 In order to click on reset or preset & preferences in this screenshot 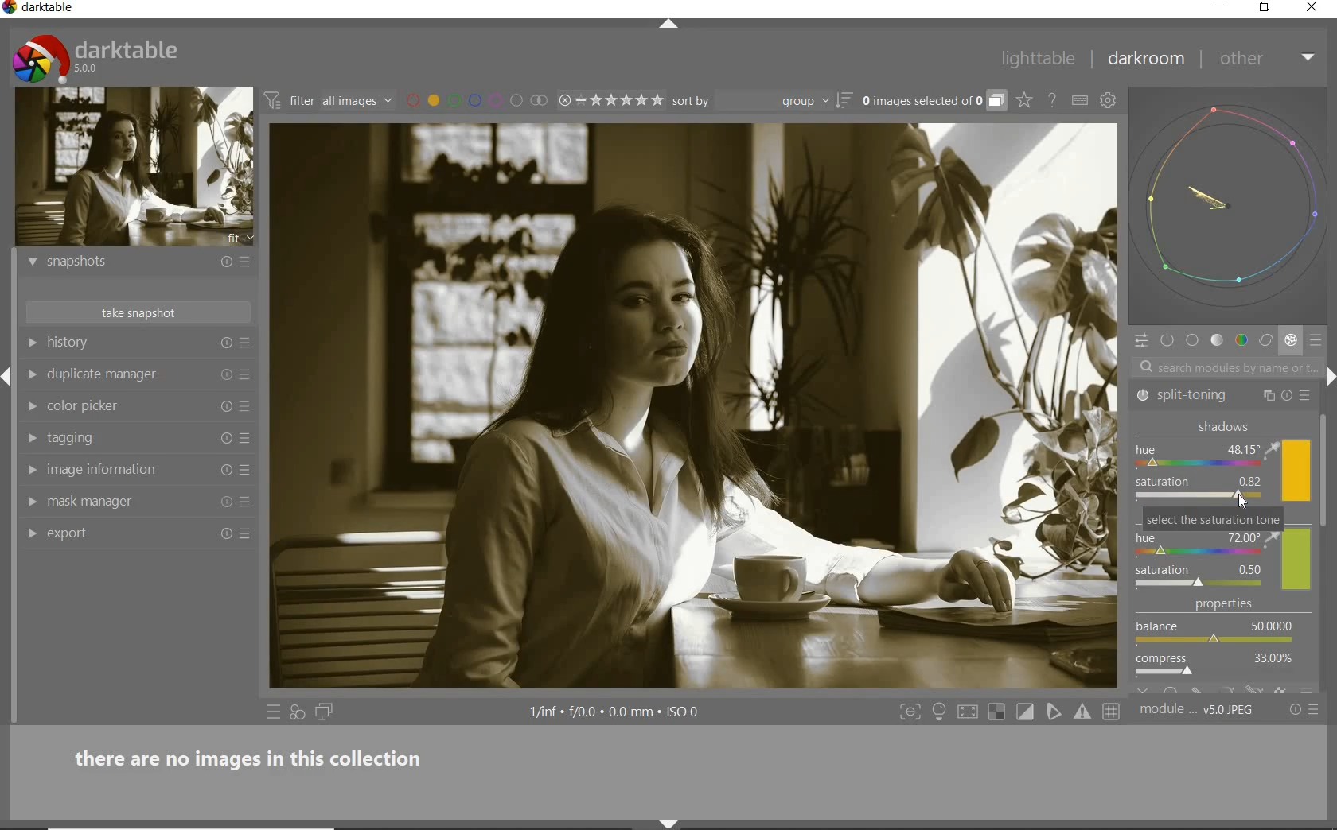, I will do `click(1306, 710)`.